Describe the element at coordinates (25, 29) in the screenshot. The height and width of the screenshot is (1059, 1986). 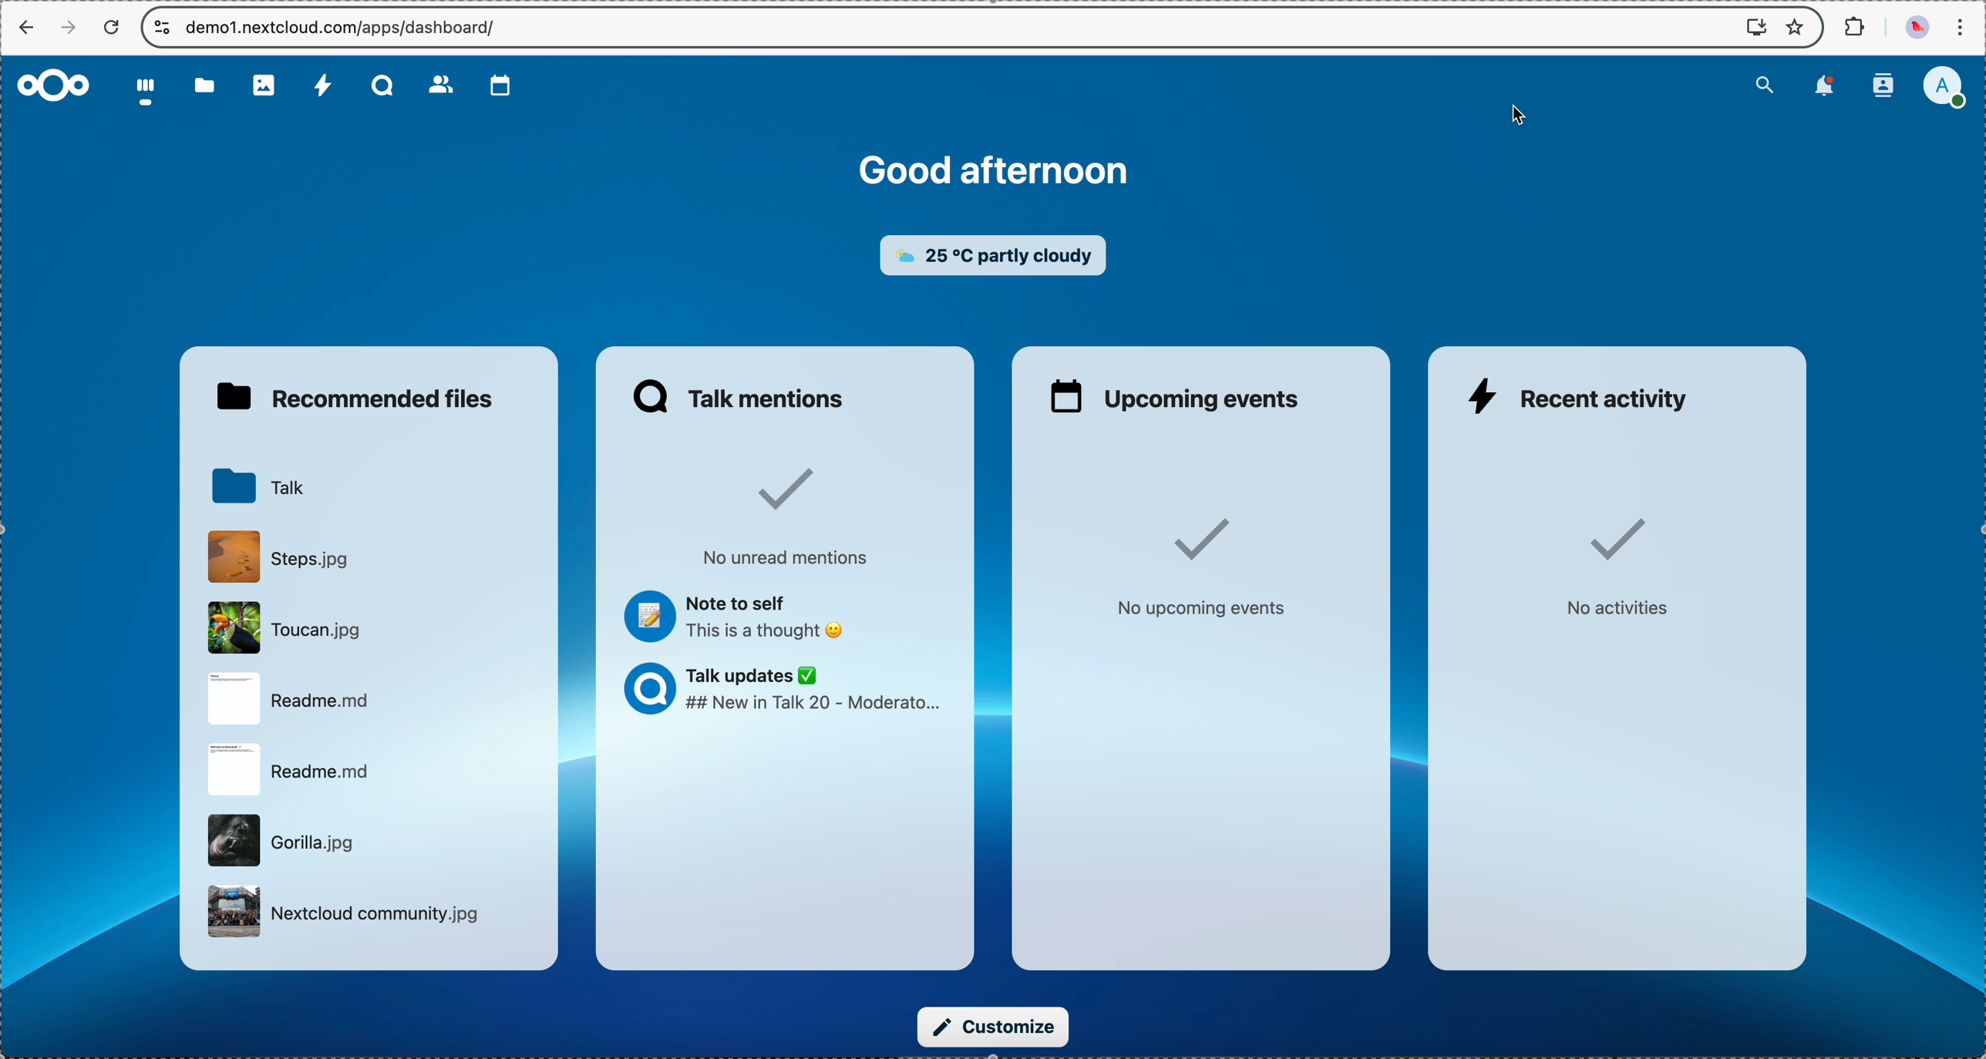
I see `navigate back` at that location.